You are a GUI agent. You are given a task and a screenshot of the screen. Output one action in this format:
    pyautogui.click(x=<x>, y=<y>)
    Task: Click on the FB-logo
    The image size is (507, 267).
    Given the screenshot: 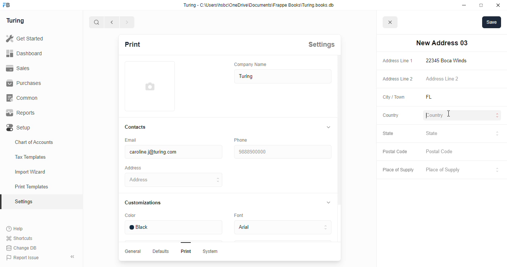 What is the action you would take?
    pyautogui.click(x=6, y=5)
    